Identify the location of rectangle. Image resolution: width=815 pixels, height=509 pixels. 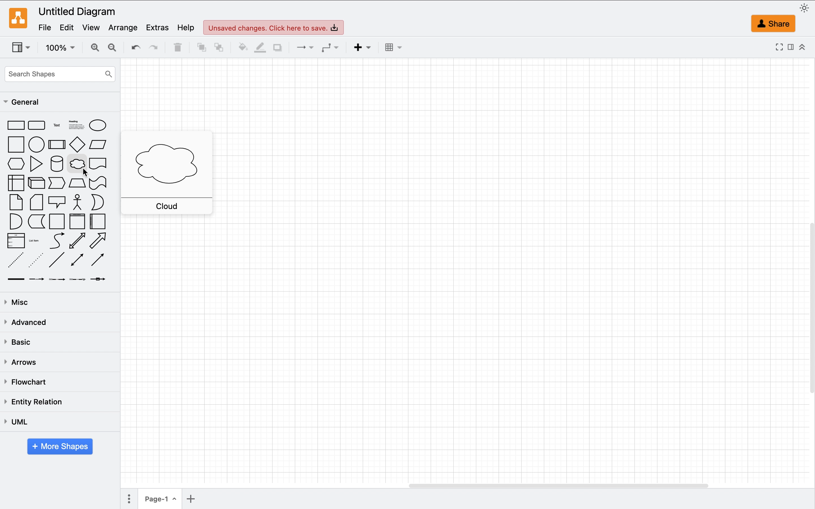
(15, 125).